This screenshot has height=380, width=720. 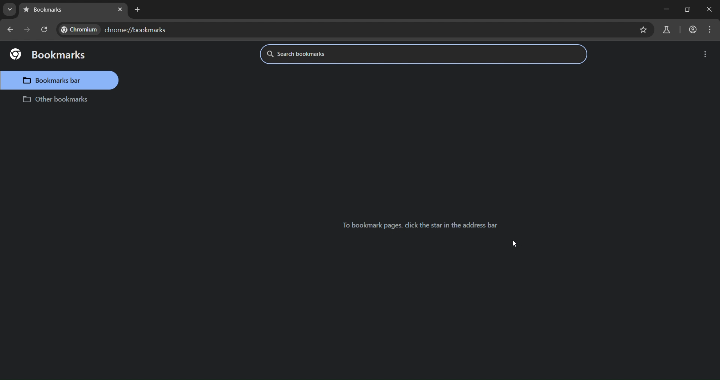 What do you see at coordinates (666, 30) in the screenshot?
I see `search labs` at bounding box center [666, 30].